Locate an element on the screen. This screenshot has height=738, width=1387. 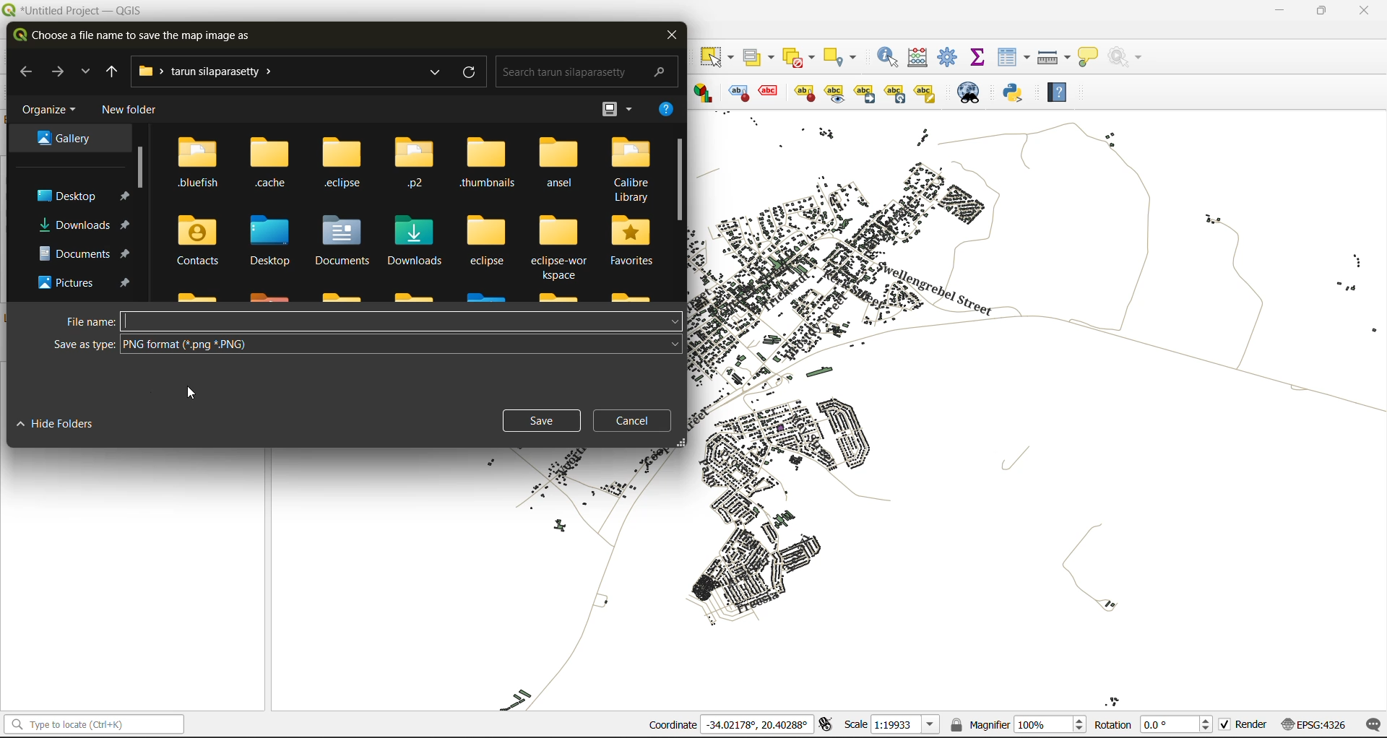
toolbox is located at coordinates (951, 58).